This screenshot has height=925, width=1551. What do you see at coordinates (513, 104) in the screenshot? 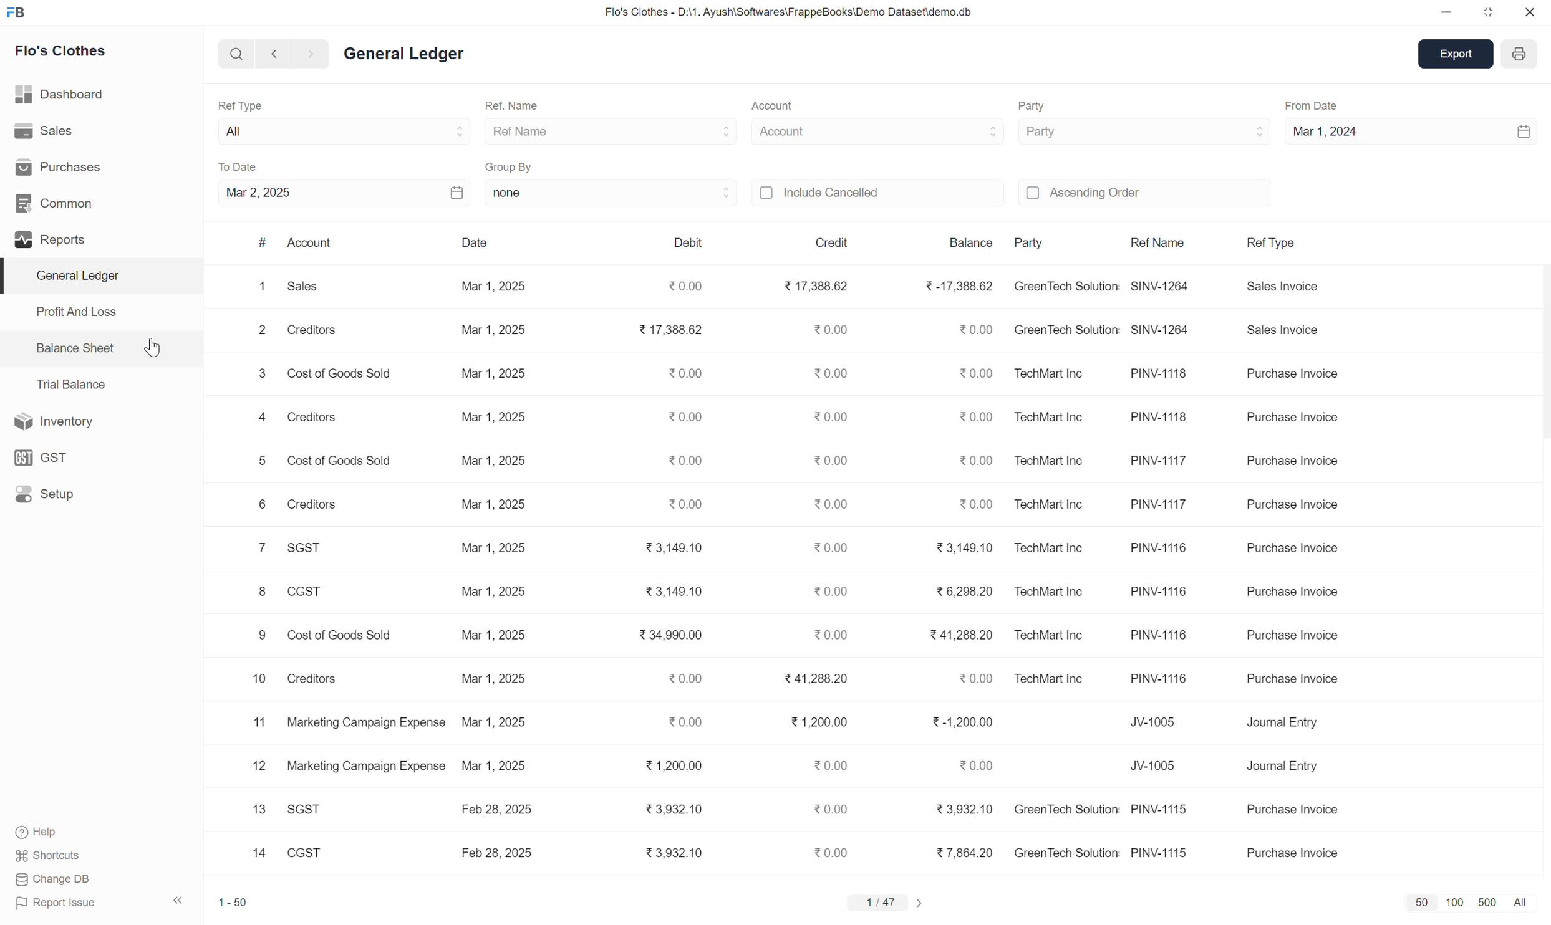
I see `Ref. Name` at bounding box center [513, 104].